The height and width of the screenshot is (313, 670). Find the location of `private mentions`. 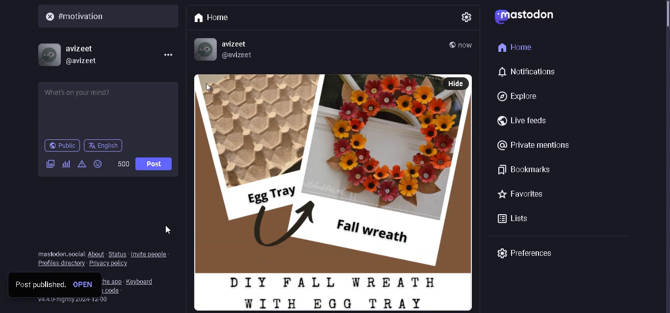

private mentions is located at coordinates (536, 146).